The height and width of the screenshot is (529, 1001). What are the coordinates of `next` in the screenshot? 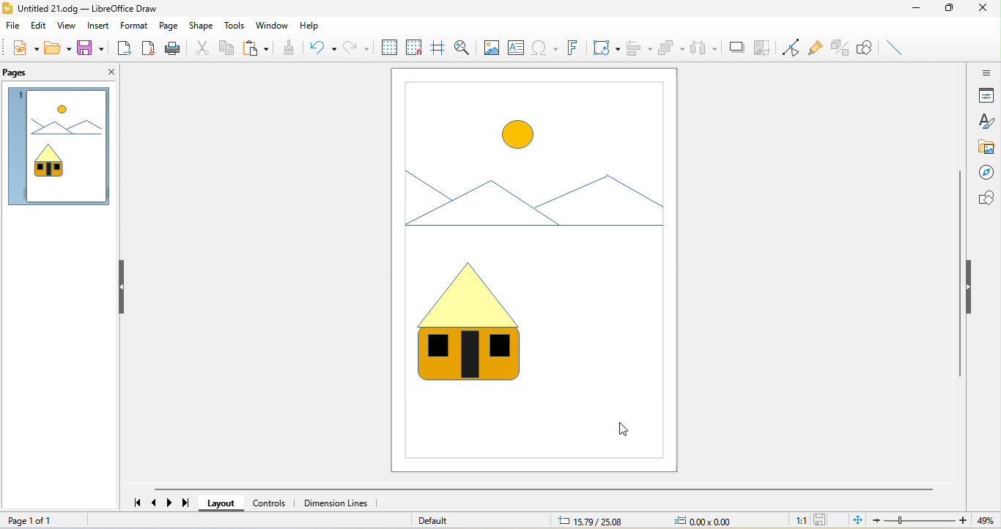 It's located at (171, 503).